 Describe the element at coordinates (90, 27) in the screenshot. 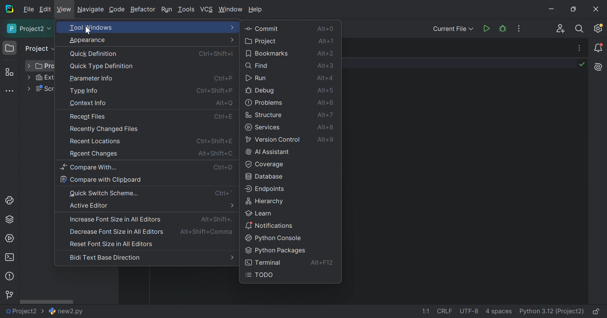

I see `Tool windows` at that location.